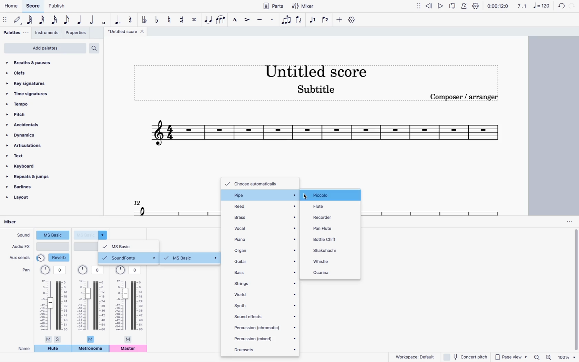  What do you see at coordinates (30, 199) in the screenshot?
I see `layout` at bounding box center [30, 199].